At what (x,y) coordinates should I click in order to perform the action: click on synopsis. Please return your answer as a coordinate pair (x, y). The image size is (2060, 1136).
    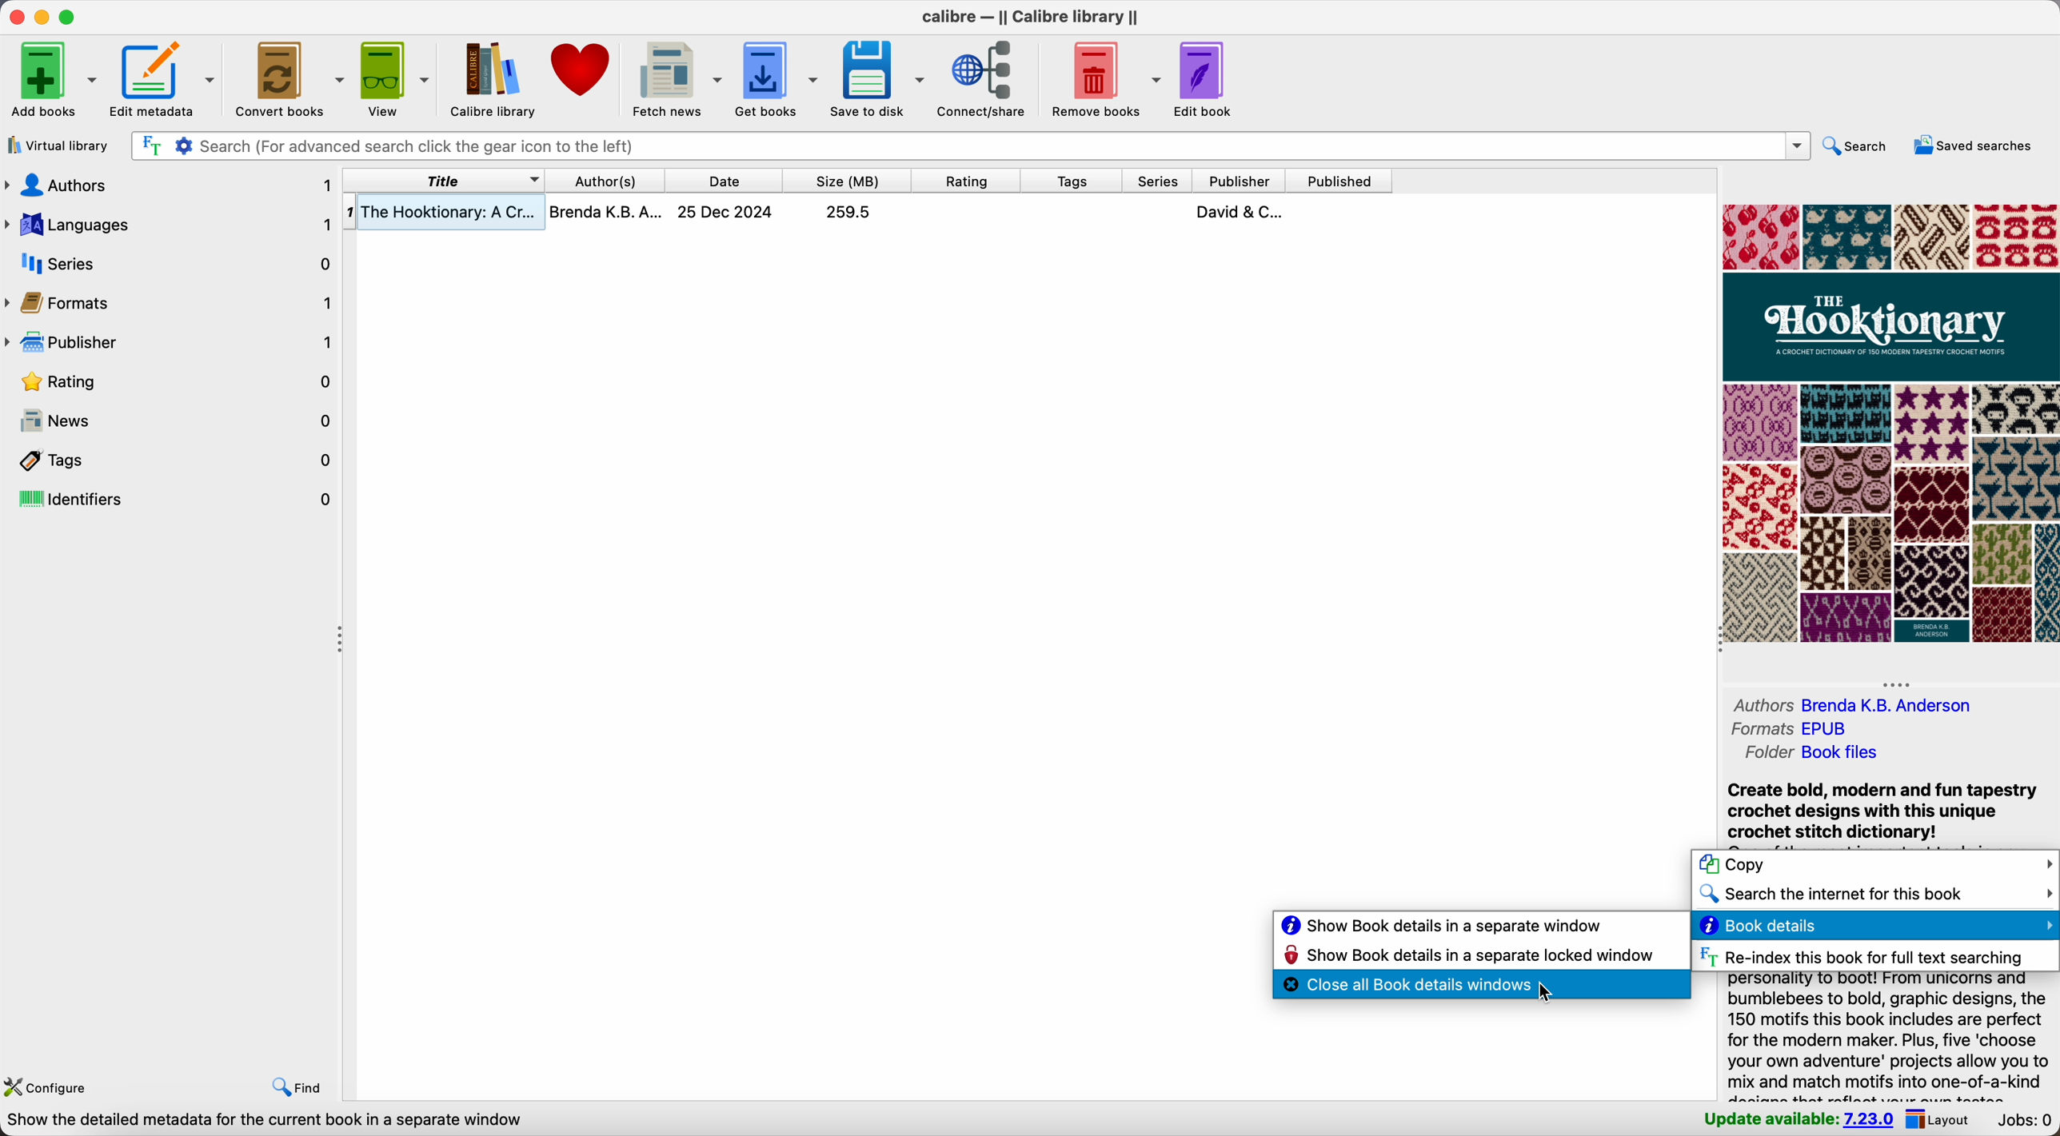
    Looking at the image, I should click on (1889, 1038).